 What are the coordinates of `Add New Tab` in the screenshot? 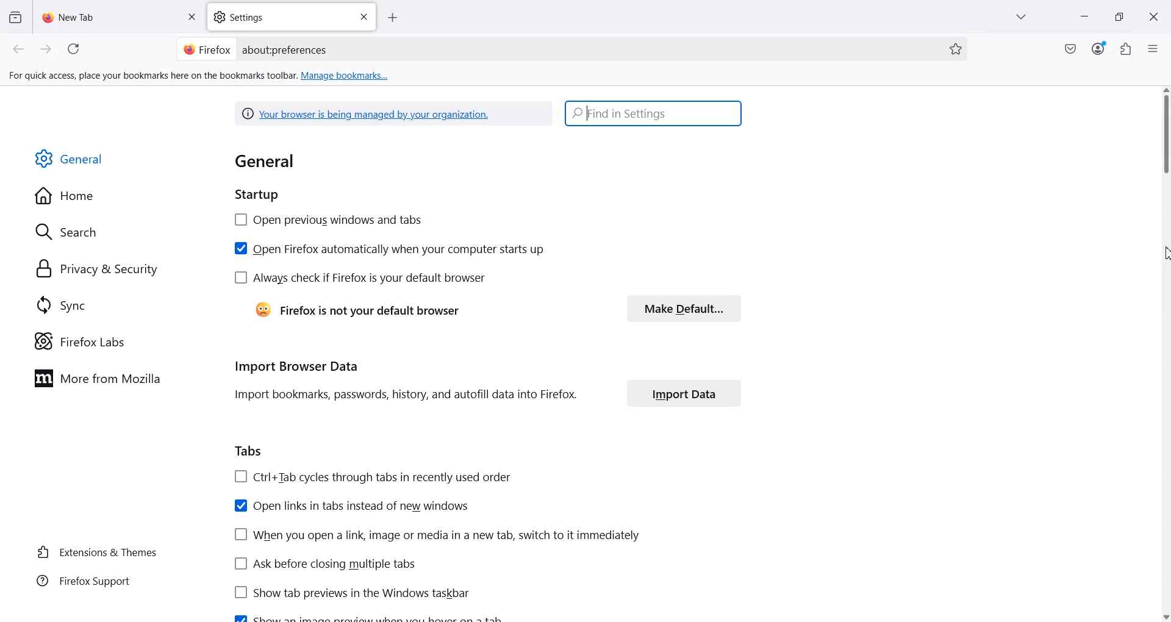 It's located at (393, 18).